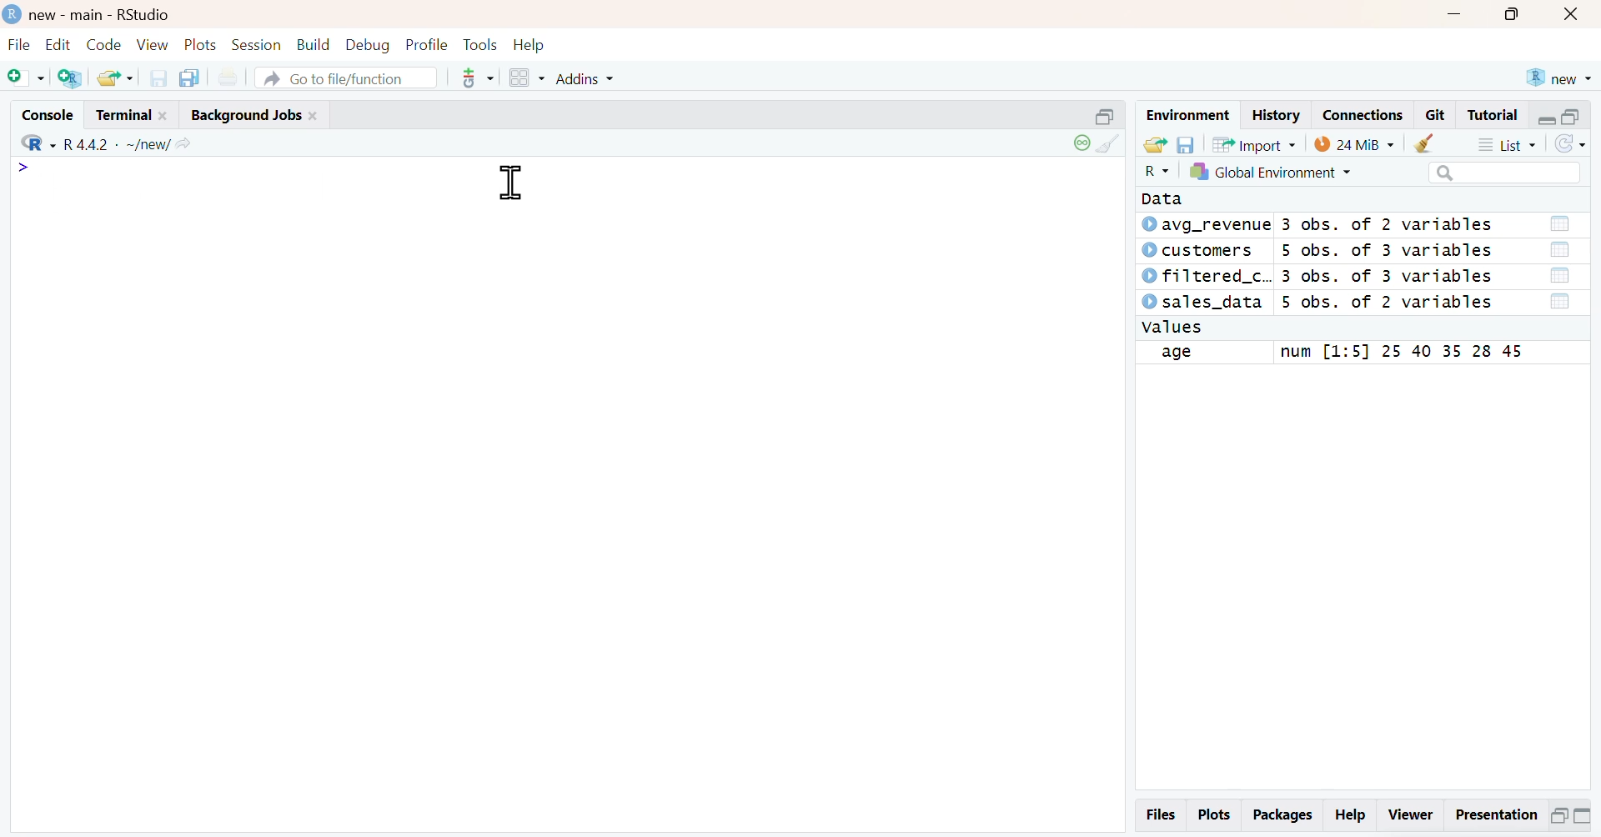  I want to click on Minimize pane, so click(1558, 819).